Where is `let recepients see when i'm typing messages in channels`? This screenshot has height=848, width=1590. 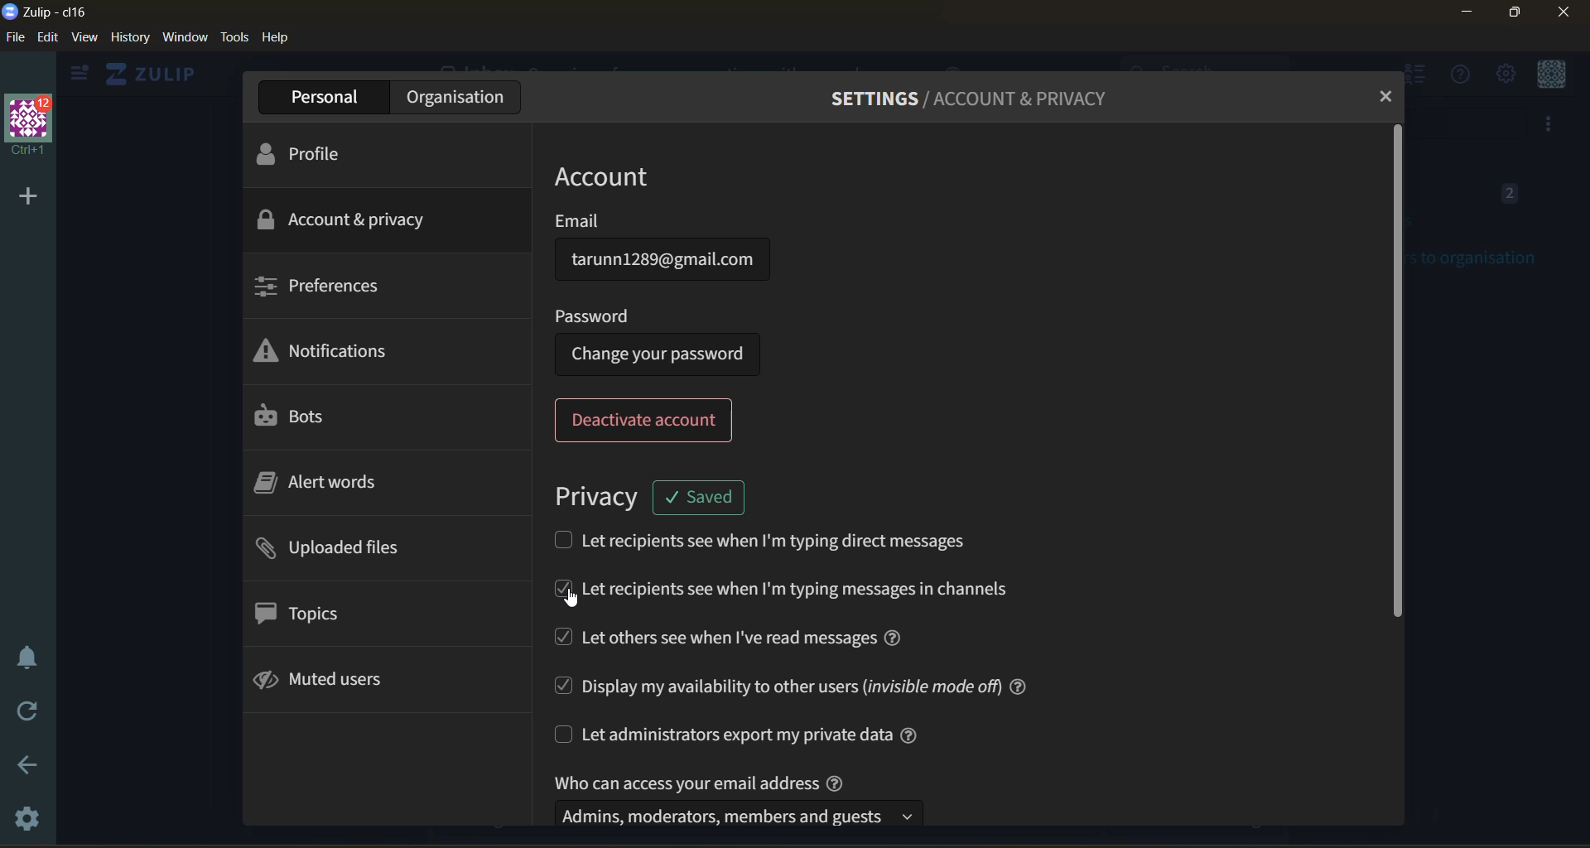 let recepients see when i'm typing messages in channels is located at coordinates (789, 591).